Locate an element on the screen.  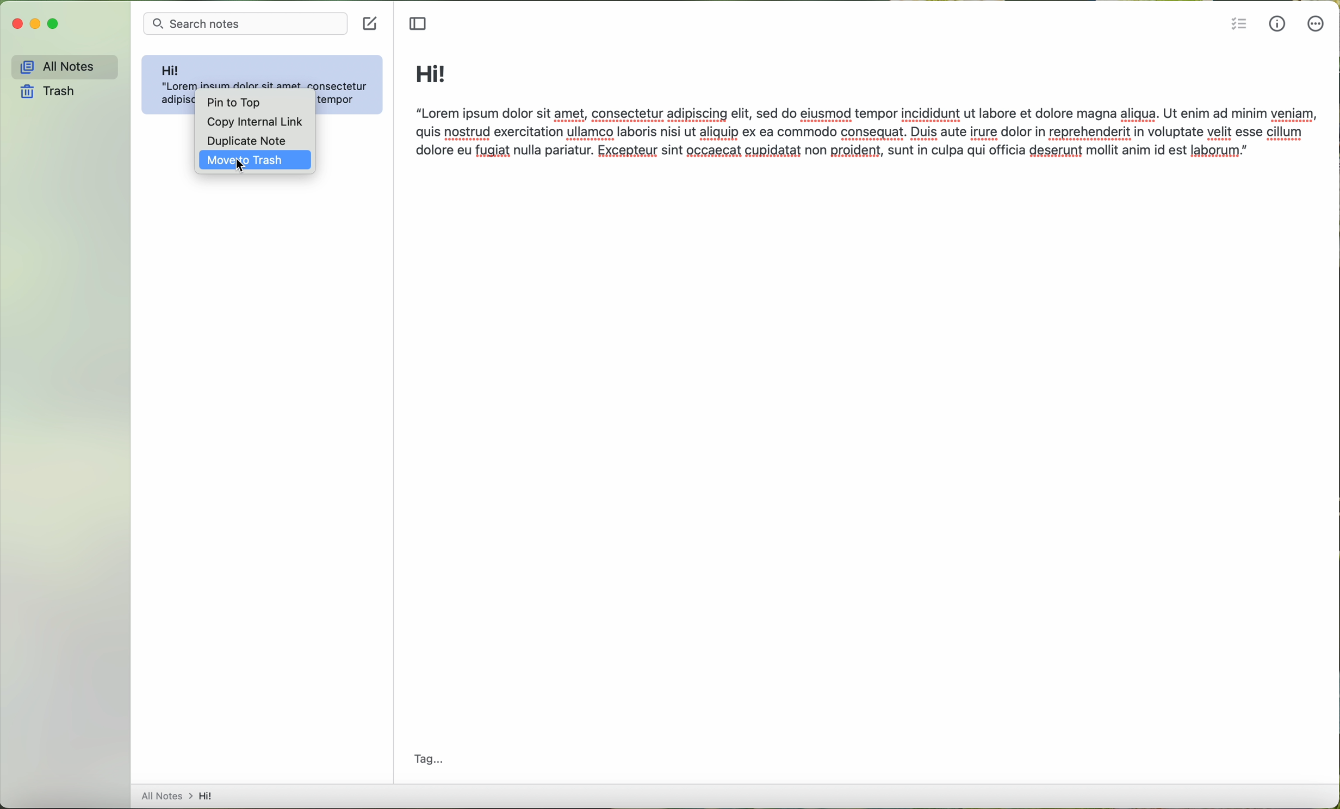
maximize Simplenote is located at coordinates (57, 24).